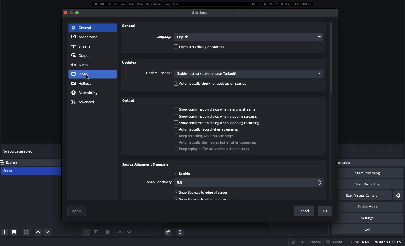 The width and height of the screenshot is (405, 246). I want to click on Add, so click(4, 231).